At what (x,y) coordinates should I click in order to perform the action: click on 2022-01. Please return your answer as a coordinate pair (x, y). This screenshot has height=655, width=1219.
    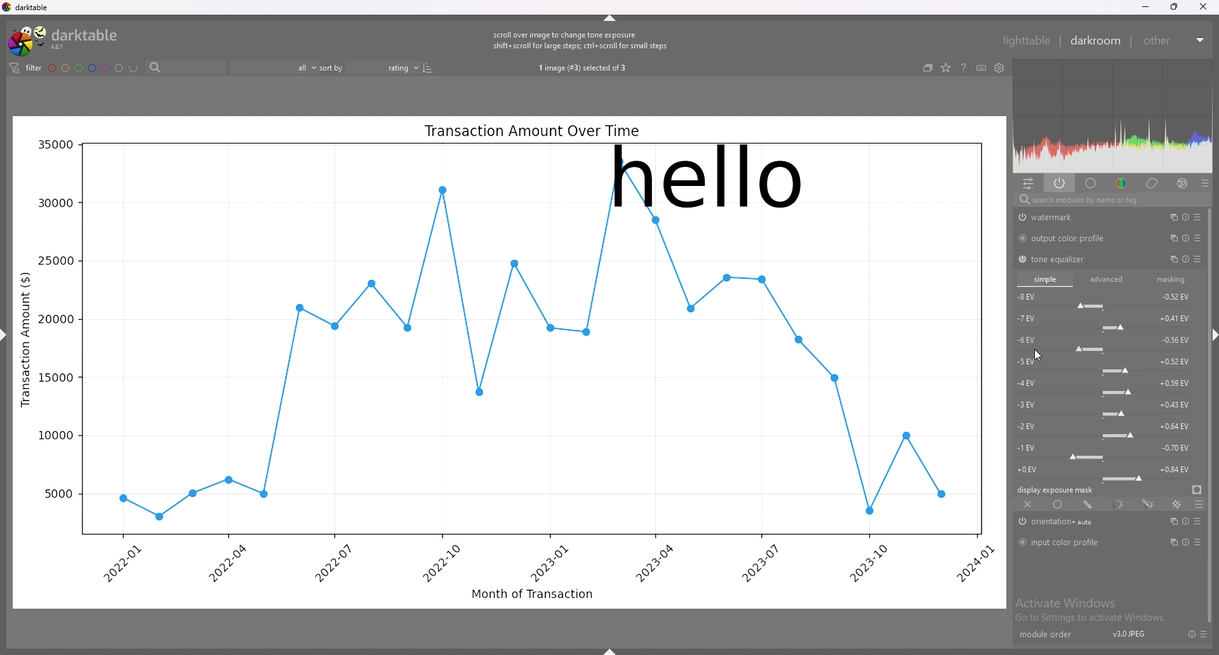
    Looking at the image, I should click on (127, 564).